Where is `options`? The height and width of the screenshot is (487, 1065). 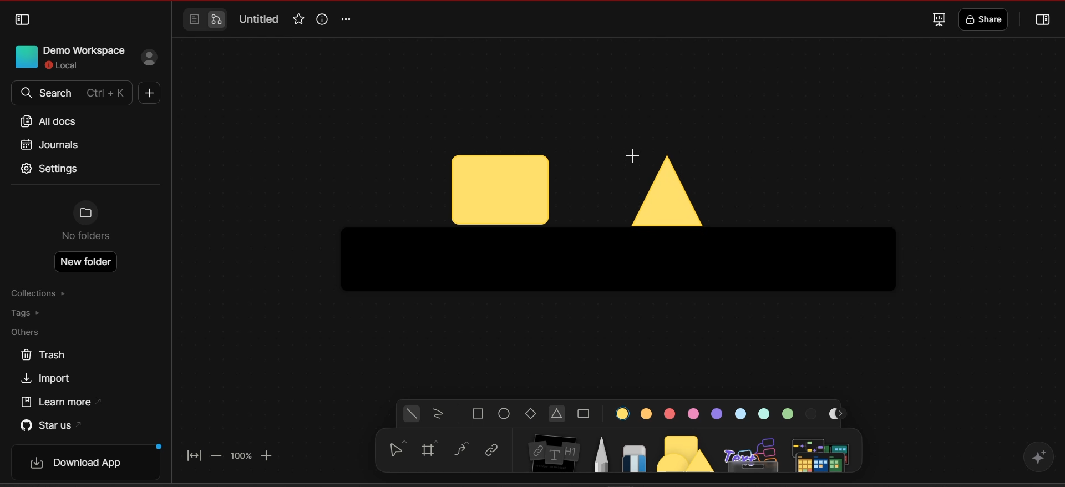
options is located at coordinates (349, 19).